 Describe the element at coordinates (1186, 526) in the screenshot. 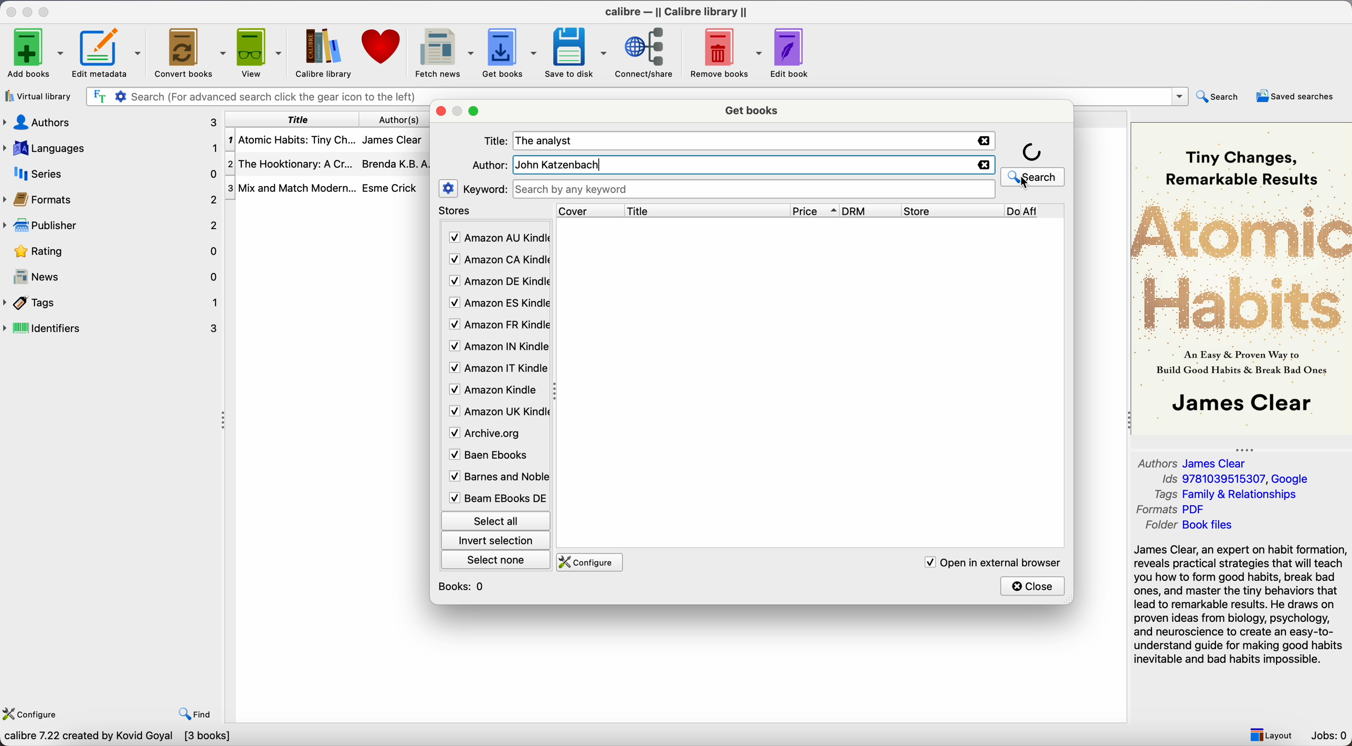

I see `Folder Book files` at that location.